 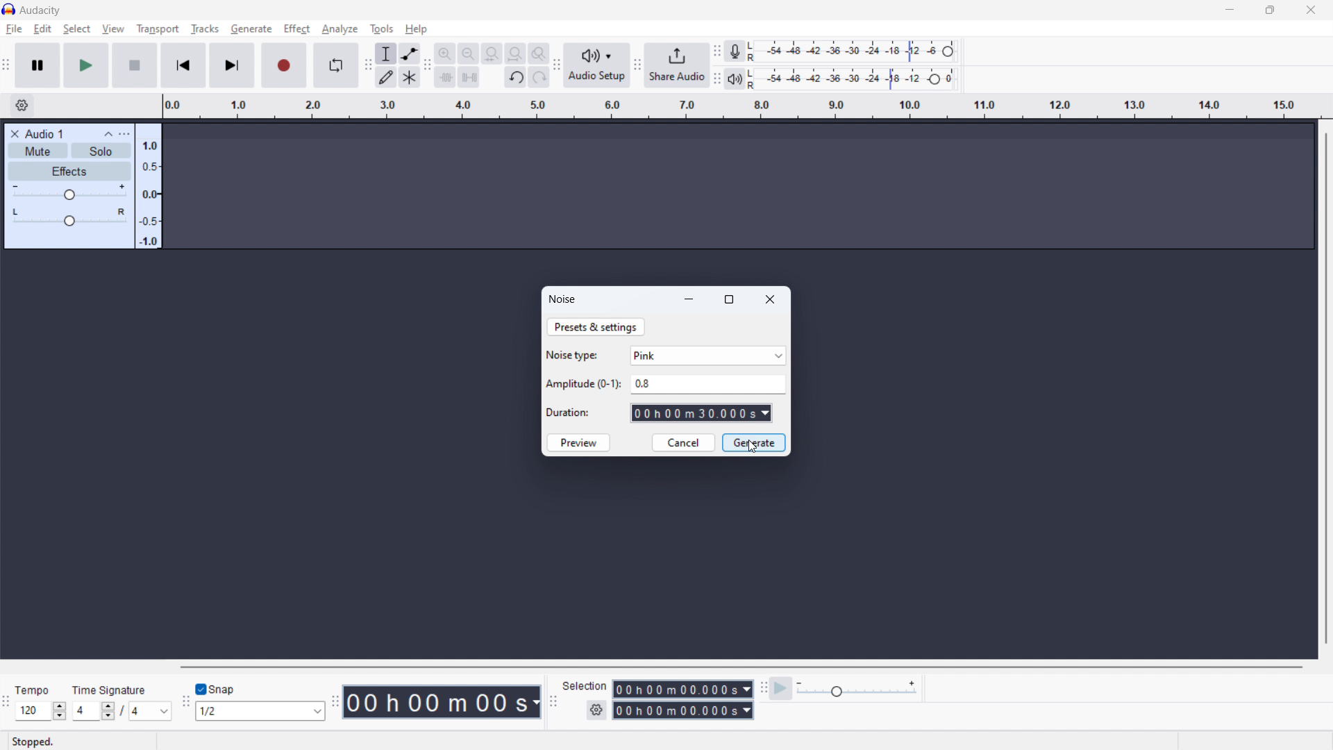 I want to click on stop, so click(x=135, y=66).